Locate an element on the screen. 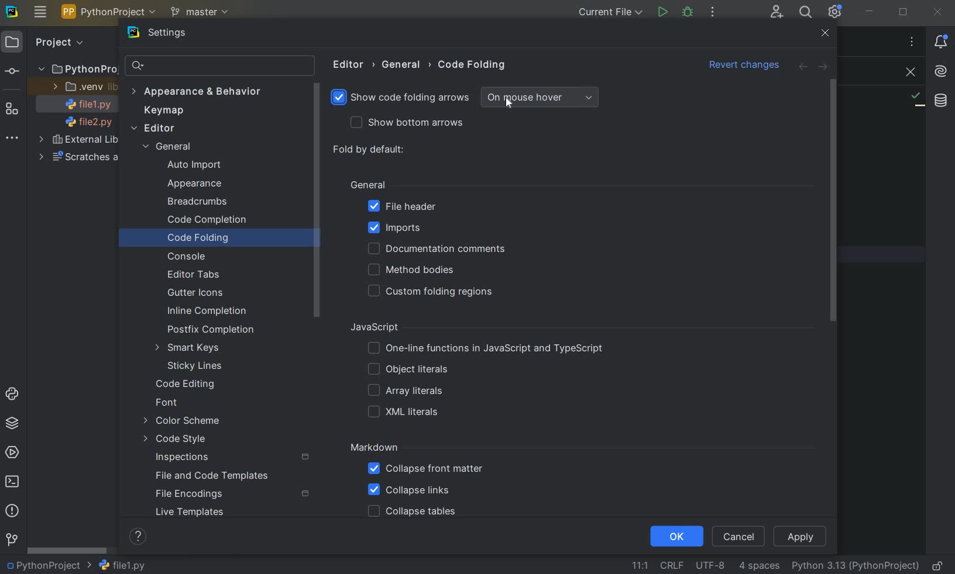  PPLY is located at coordinates (802, 536).